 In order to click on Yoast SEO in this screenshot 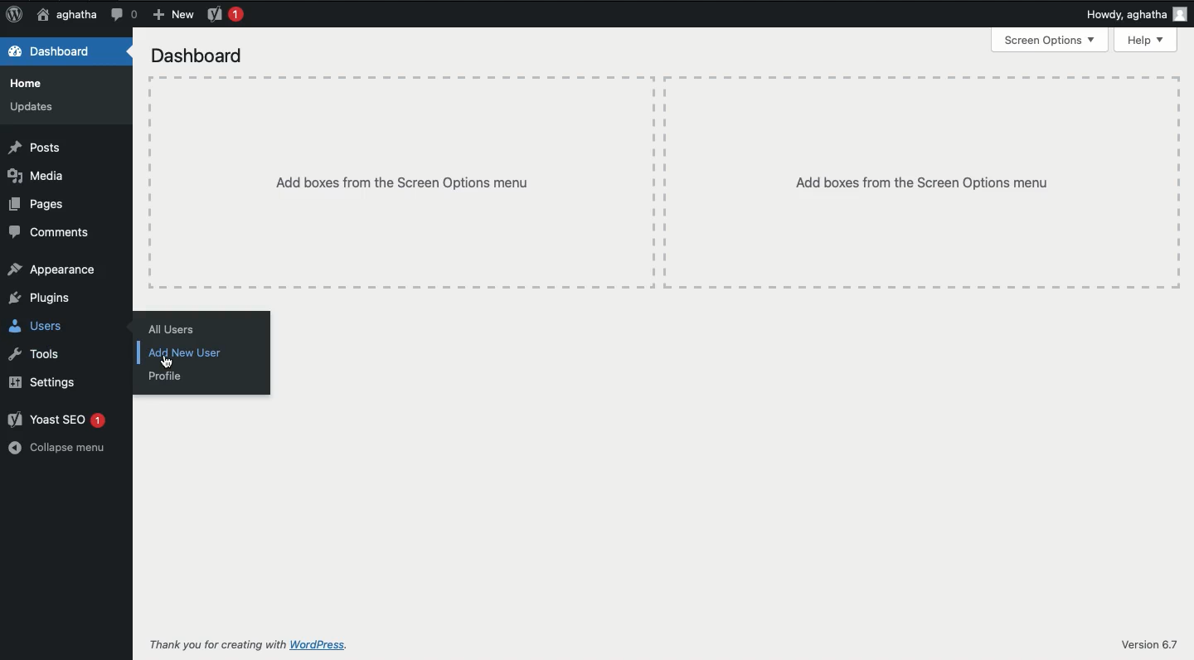, I will do `click(57, 421)`.